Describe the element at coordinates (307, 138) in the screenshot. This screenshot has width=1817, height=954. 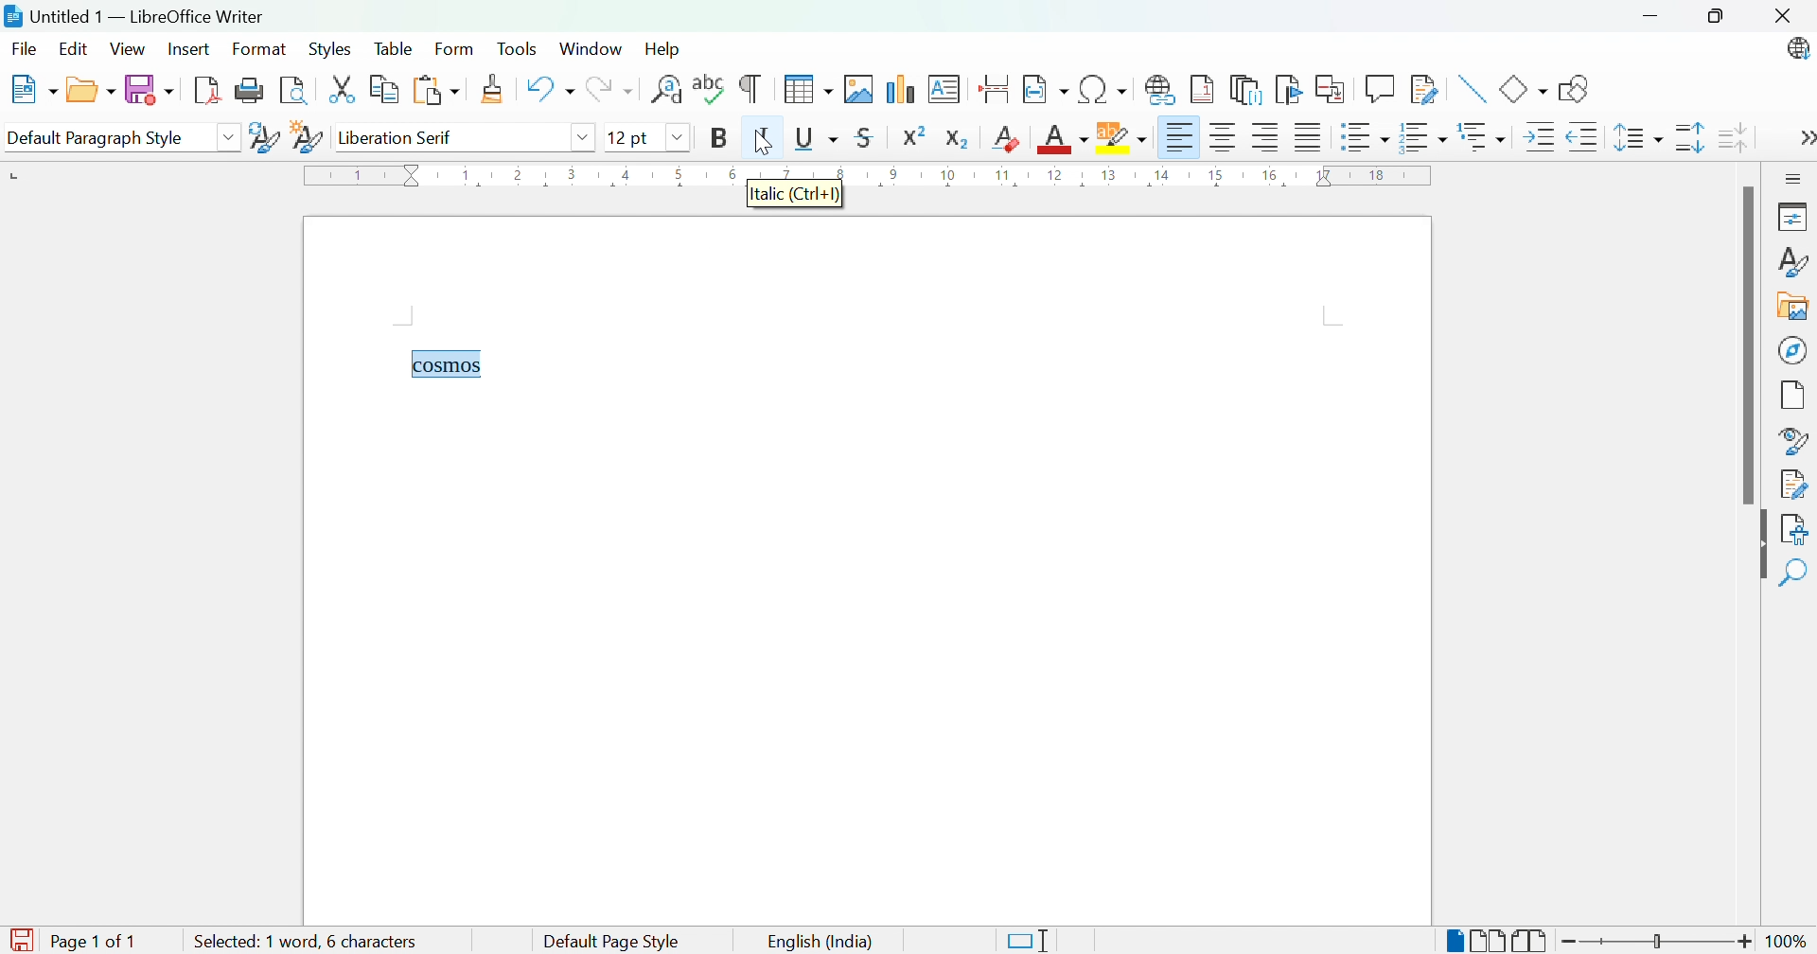
I see `New style from selection` at that location.